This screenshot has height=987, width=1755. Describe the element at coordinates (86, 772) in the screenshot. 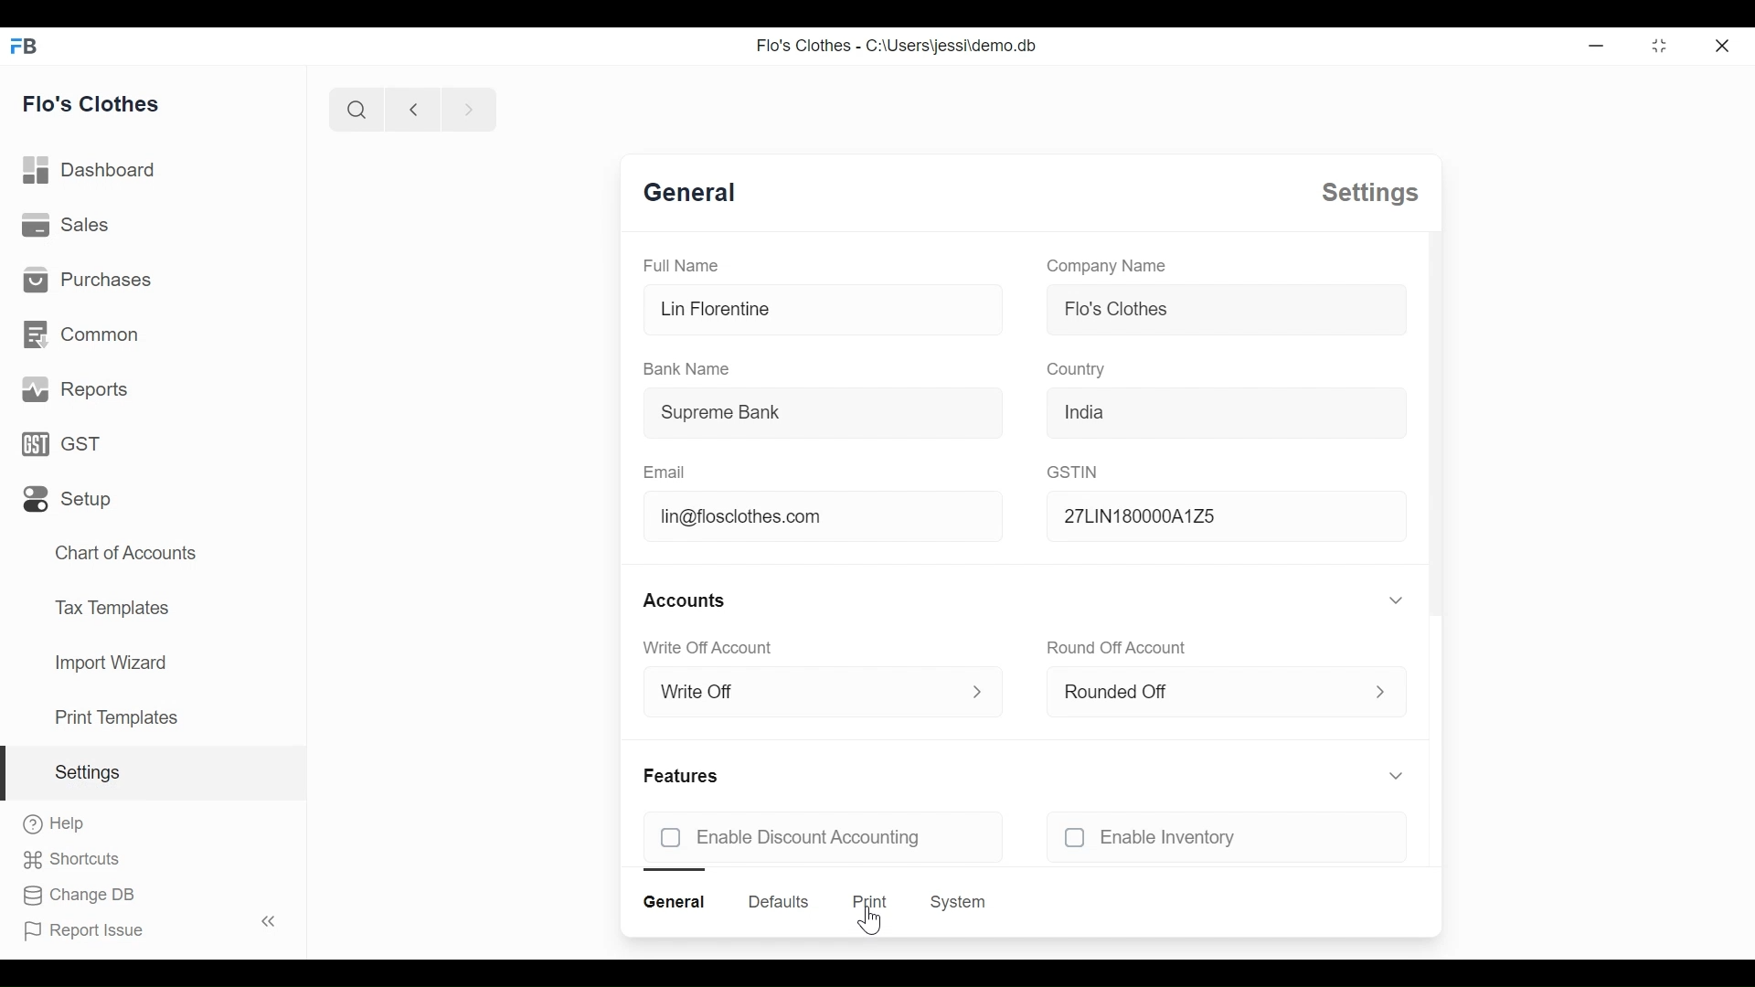

I see `settings` at that location.